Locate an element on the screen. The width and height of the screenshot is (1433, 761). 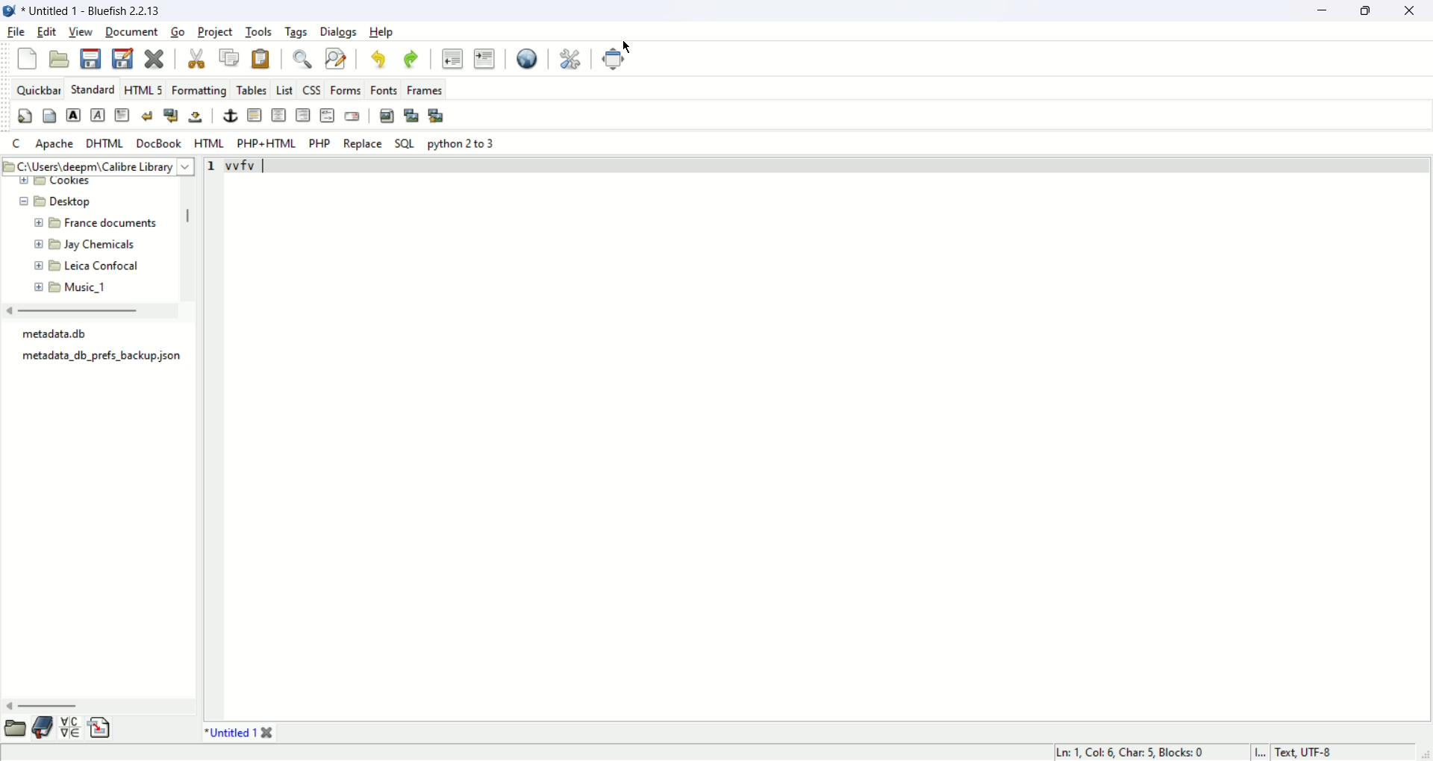
bookmark is located at coordinates (43, 727).